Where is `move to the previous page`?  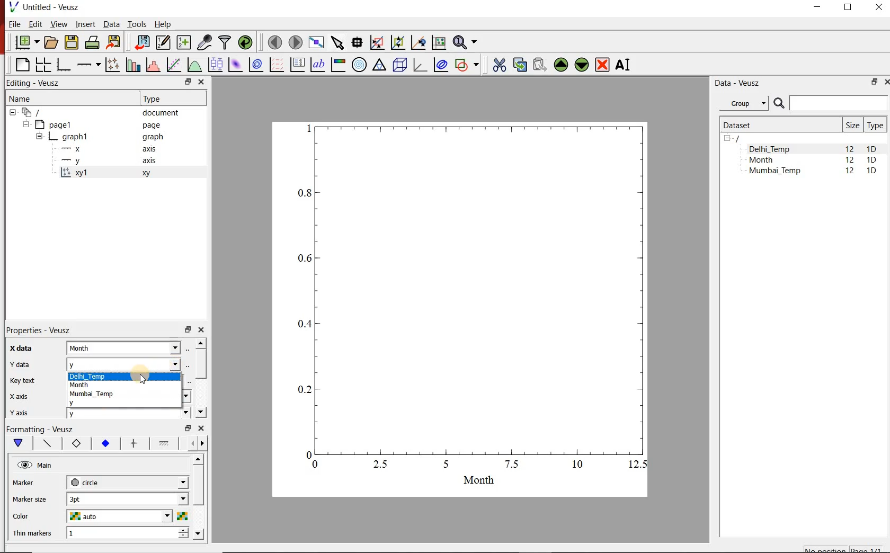 move to the previous page is located at coordinates (274, 42).